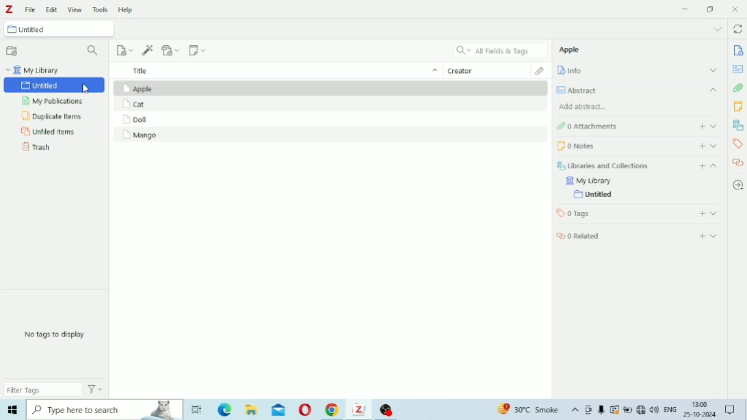 This screenshot has width=747, height=420. I want to click on Filter Tags, so click(43, 391).